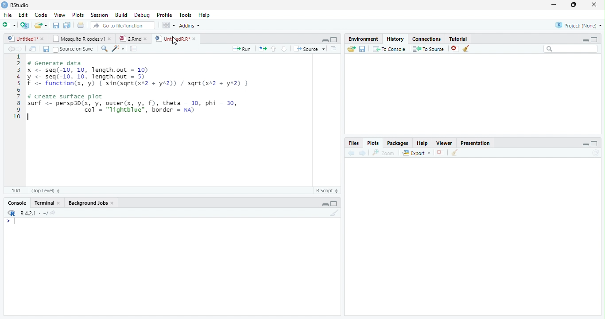 Image resolution: width=605 pixels, height=319 pixels. I want to click on # Generate data

x <- seq(-10, 10, length.out = 10)

y <- seq(-10, 10, length.out - 5)

f <- function(x, 'y) { sin(sqre(xA2 + yA2)) / sqre(xr2 + yA2) }
# Create surface plot

surf <- persp3d(x, y, outer(x, y, f), theta = 30, phi = 30,

| col’ = "lightblue", border = na), so click(140, 90).